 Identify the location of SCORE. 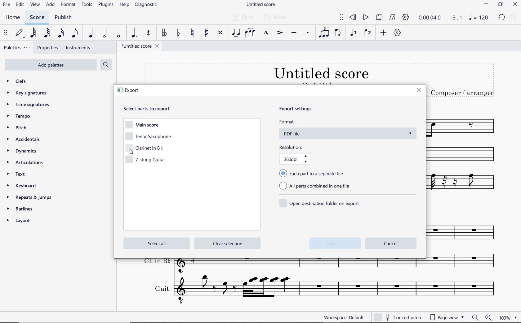
(37, 18).